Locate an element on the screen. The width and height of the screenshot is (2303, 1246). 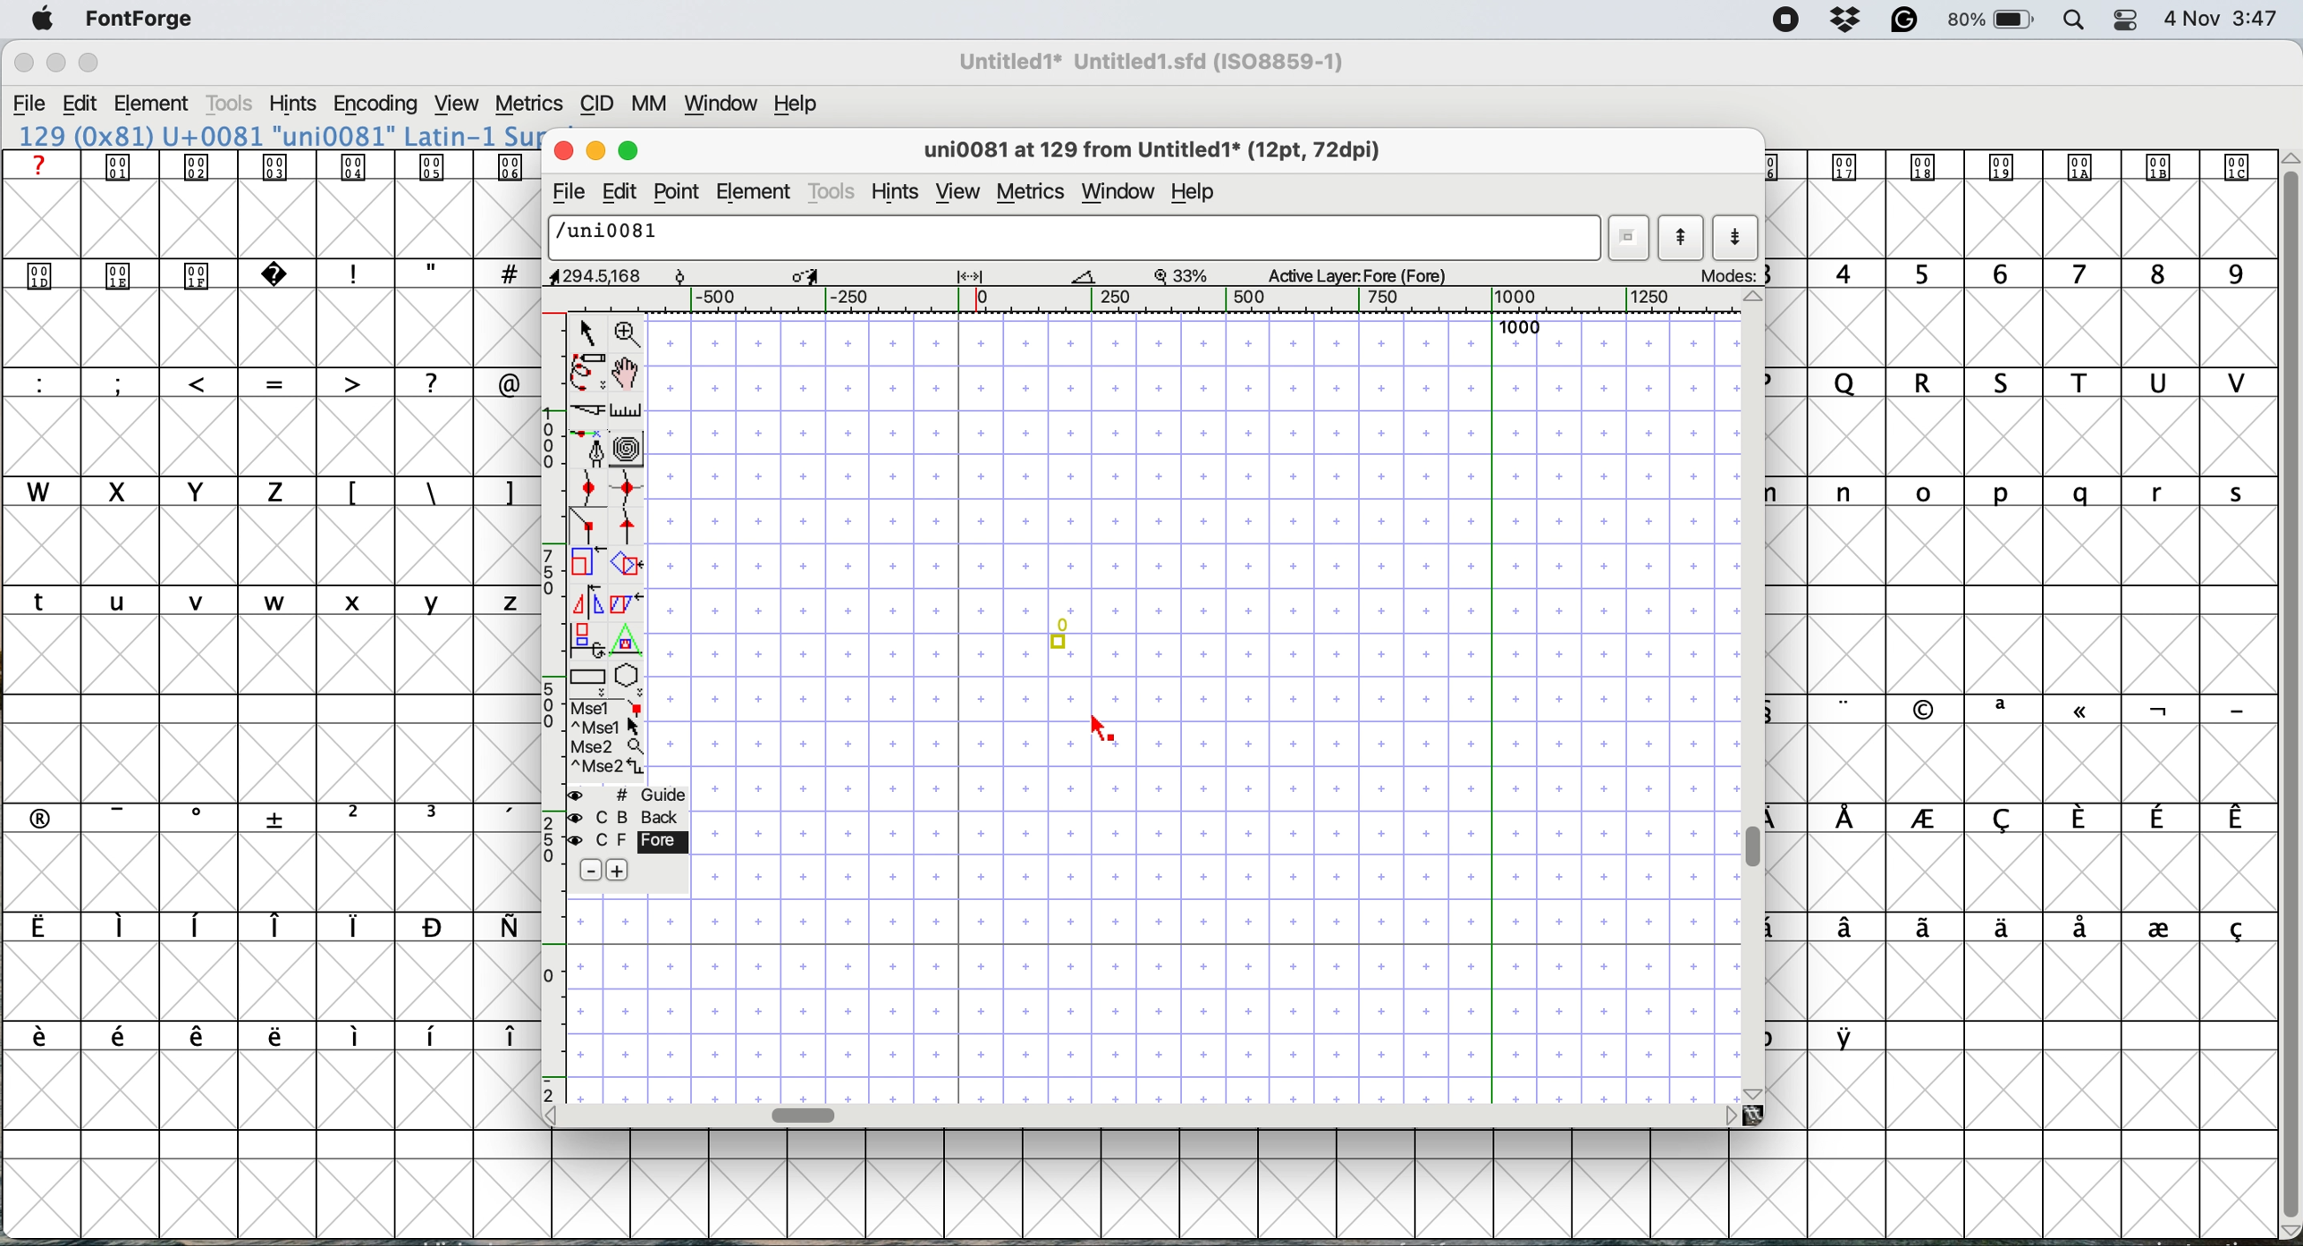
Width/Spacing Tool is located at coordinates (970, 275).